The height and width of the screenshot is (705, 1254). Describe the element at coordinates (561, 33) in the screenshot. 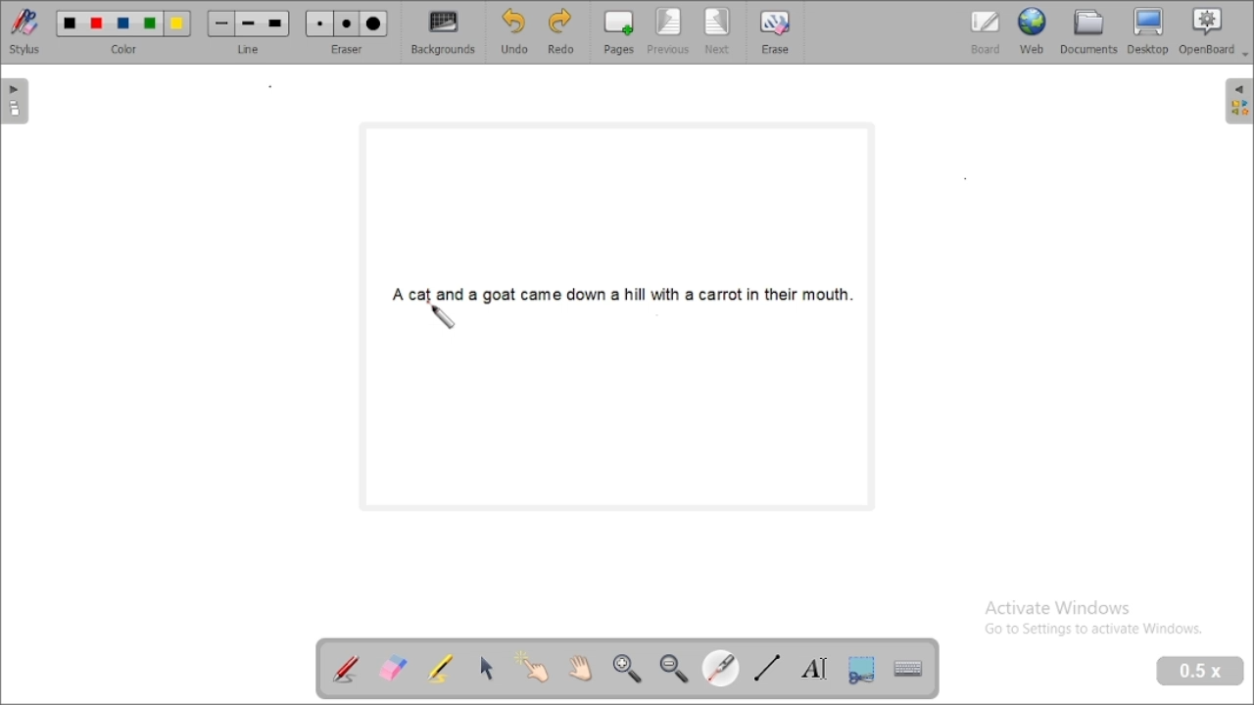

I see `redo` at that location.